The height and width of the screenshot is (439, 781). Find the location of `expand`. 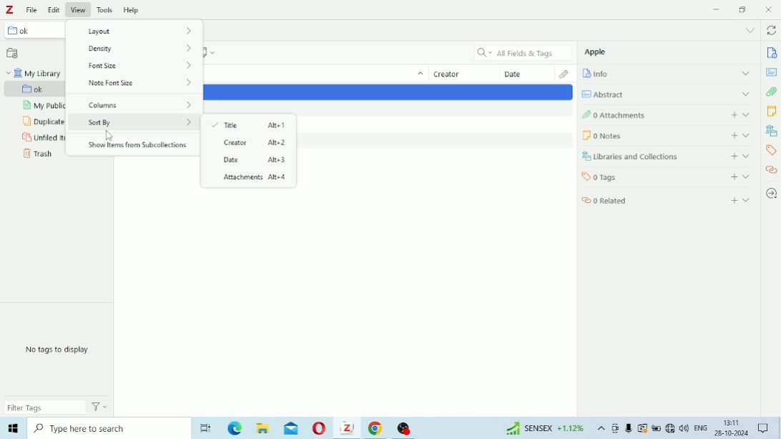

expand is located at coordinates (747, 94).